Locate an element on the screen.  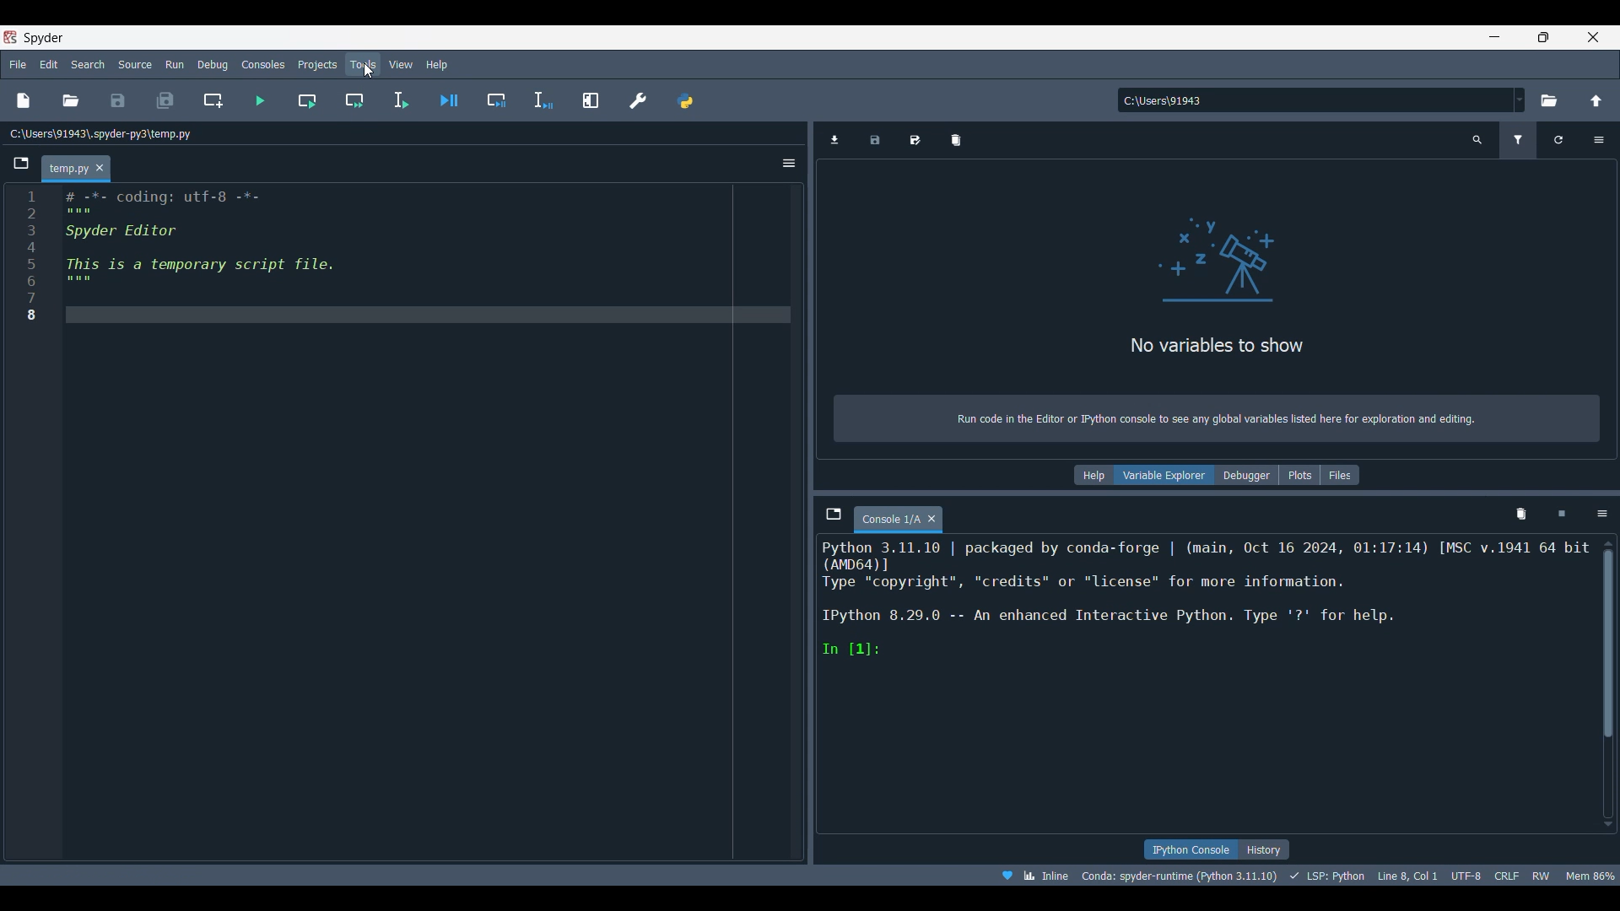
Debug selection or current line is located at coordinates (543, 101).